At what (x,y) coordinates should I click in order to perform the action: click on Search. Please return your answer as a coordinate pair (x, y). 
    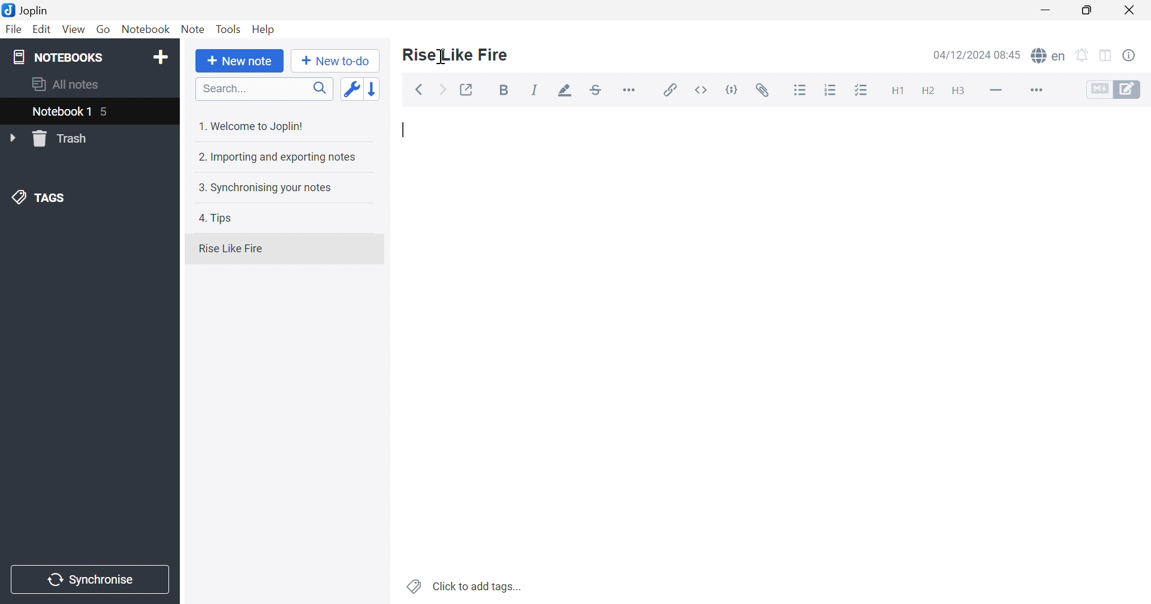
    Looking at the image, I should click on (266, 89).